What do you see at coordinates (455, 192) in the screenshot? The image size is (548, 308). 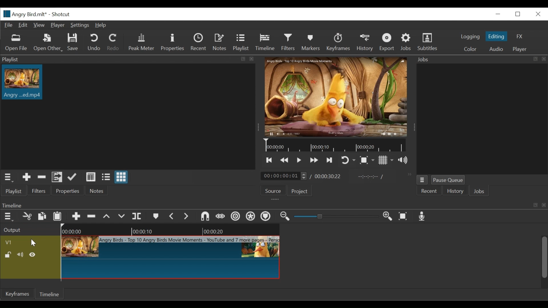 I see `History` at bounding box center [455, 192].